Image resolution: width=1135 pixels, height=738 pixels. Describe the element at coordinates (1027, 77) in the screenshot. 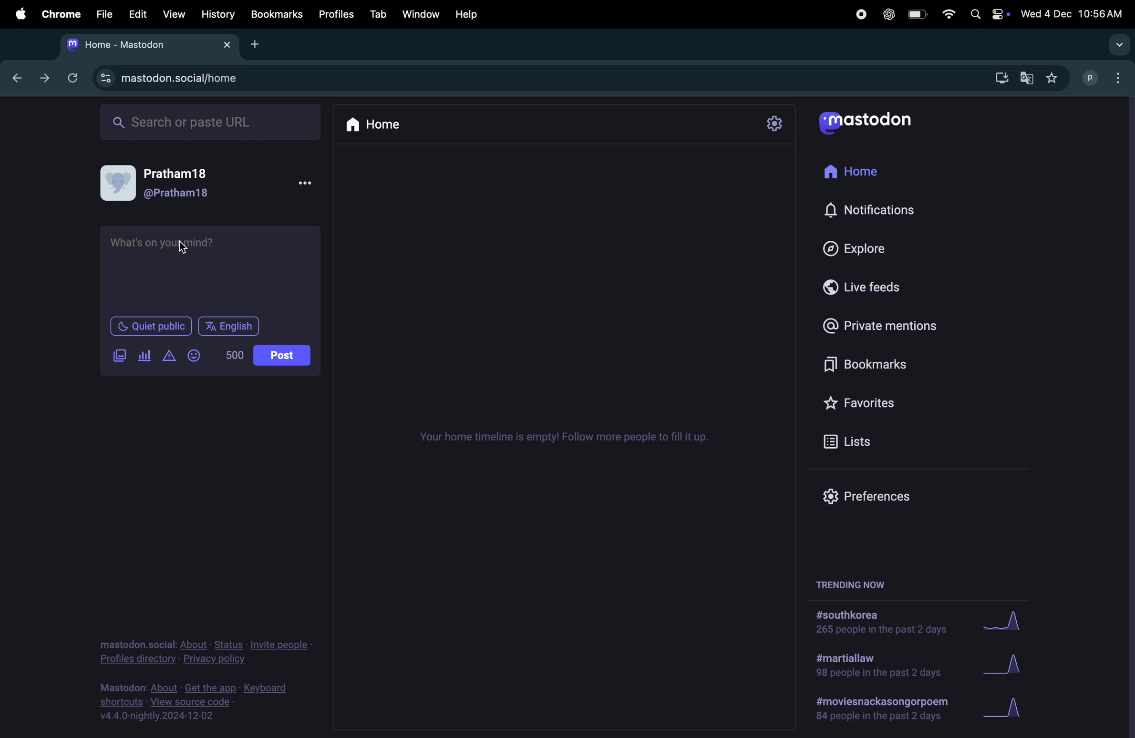

I see `Google translate` at that location.